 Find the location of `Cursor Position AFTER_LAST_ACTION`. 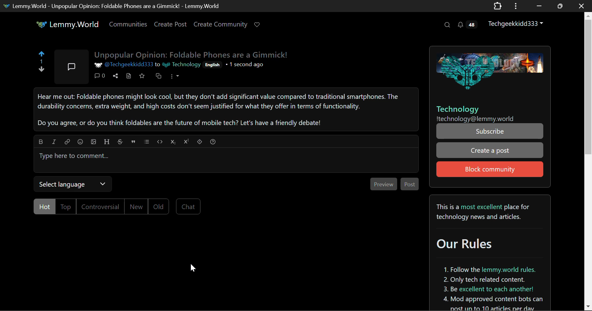

Cursor Position AFTER_LAST_ACTION is located at coordinates (194, 268).